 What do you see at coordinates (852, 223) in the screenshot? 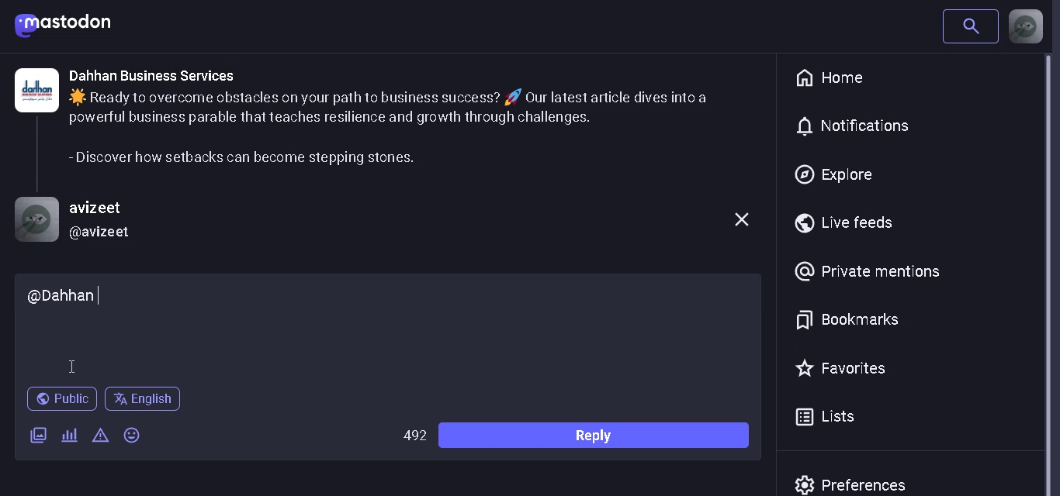
I see `live feeds` at bounding box center [852, 223].